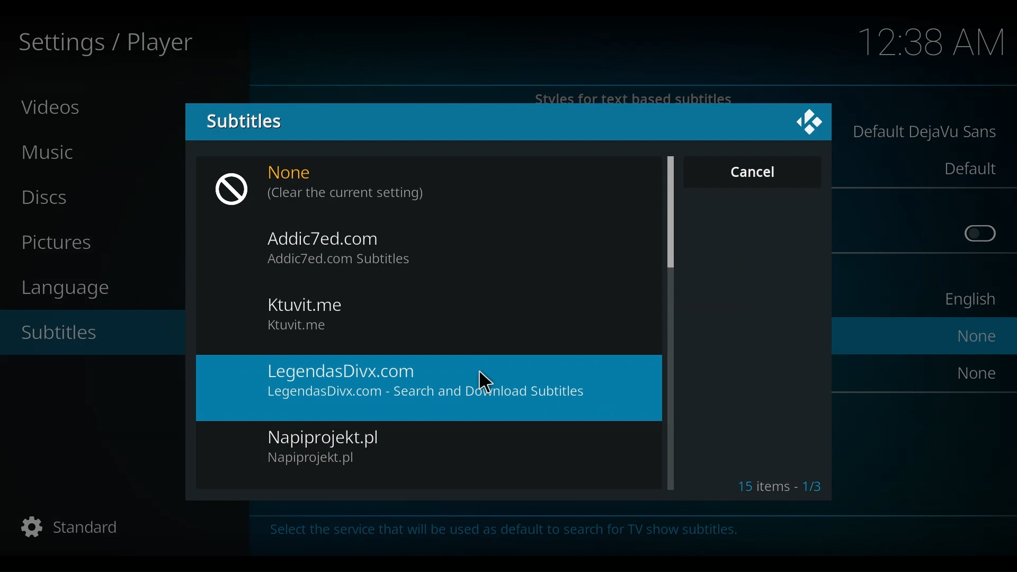  What do you see at coordinates (61, 244) in the screenshot?
I see `Pictures` at bounding box center [61, 244].